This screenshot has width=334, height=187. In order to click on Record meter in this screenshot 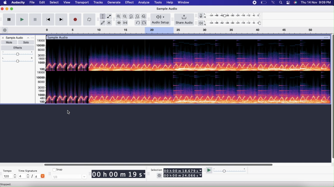, I will do `click(202, 16)`.